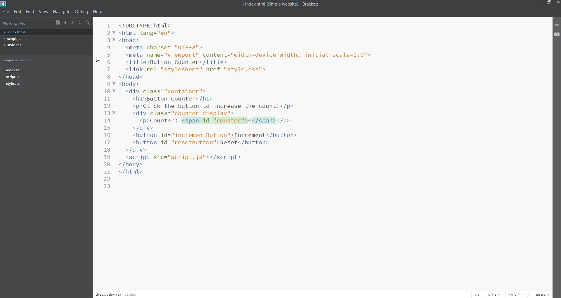 This screenshot has height=298, width=561. Describe the element at coordinates (5, 11) in the screenshot. I see `file` at that location.